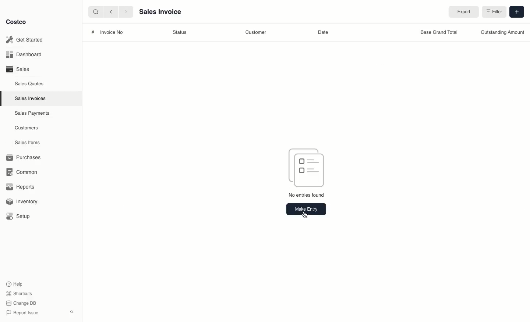 Image resolution: width=530 pixels, height=322 pixels. What do you see at coordinates (126, 12) in the screenshot?
I see `Forward` at bounding box center [126, 12].